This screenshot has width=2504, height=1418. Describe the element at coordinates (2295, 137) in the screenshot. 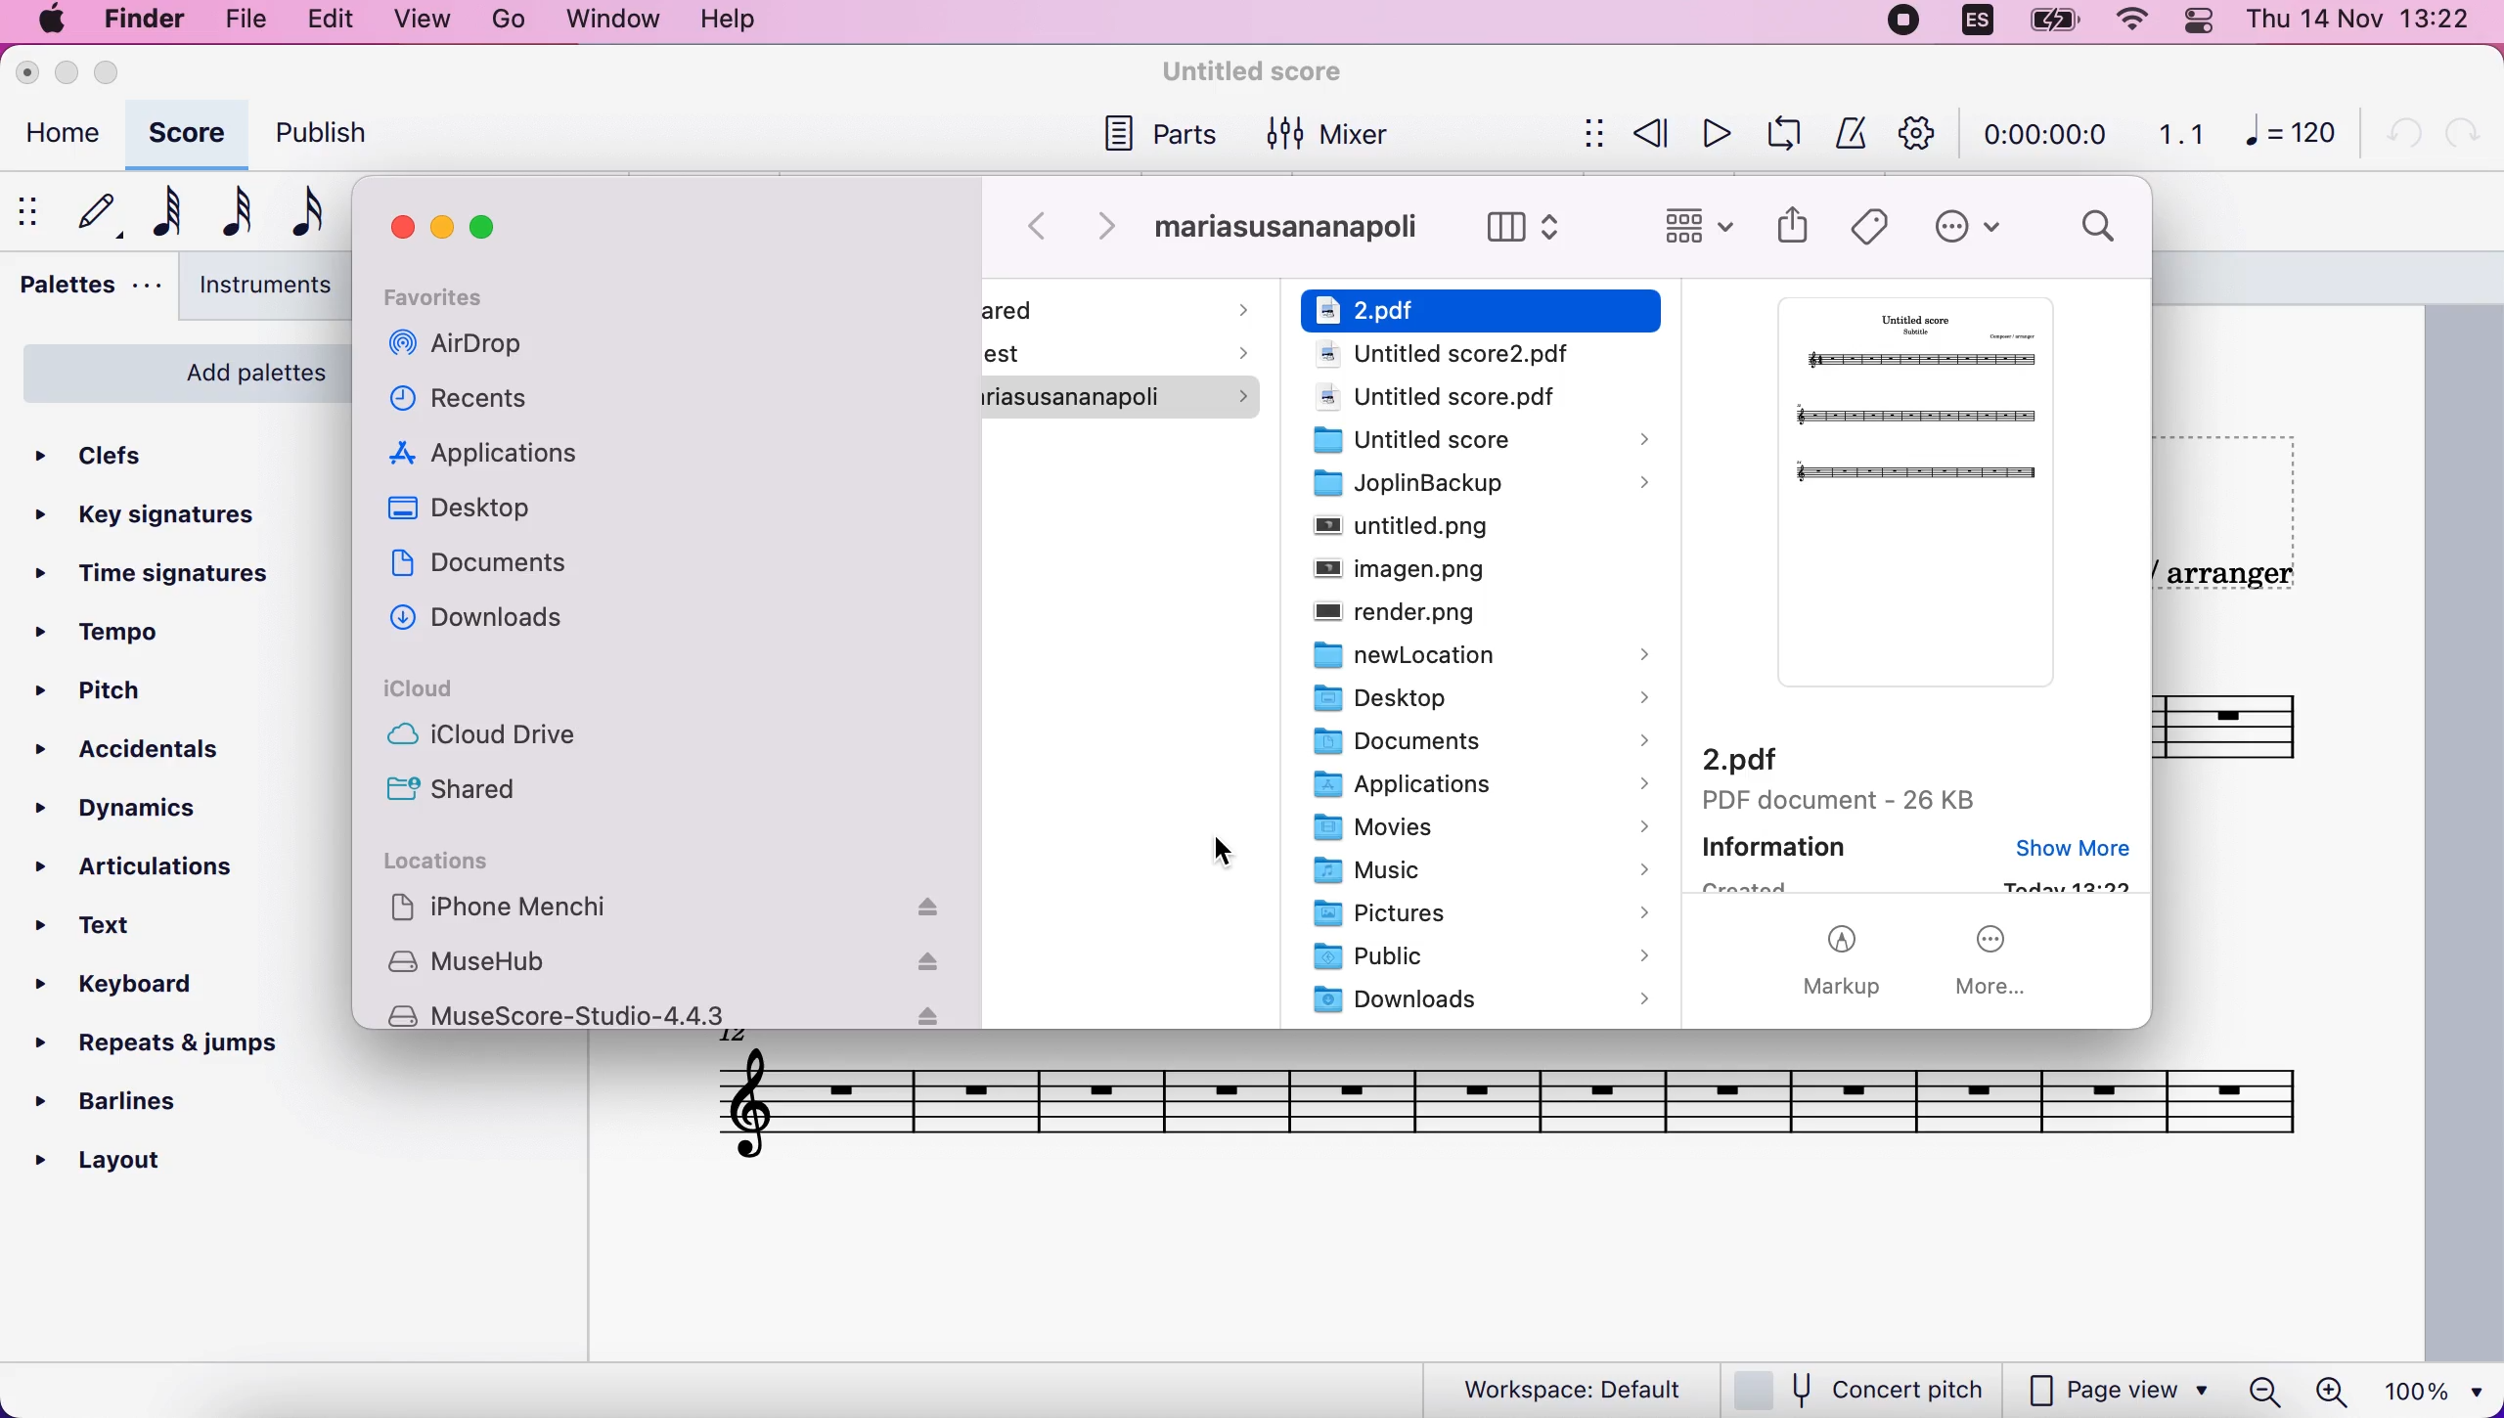

I see `120` at that location.